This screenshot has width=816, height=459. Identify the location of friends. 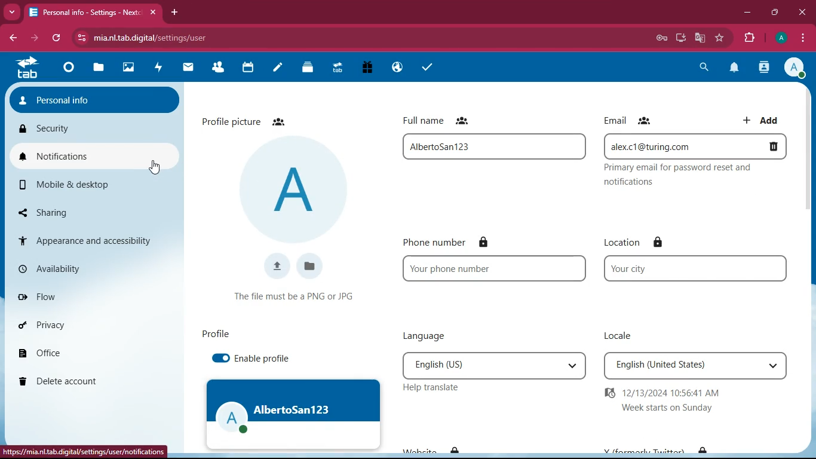
(278, 121).